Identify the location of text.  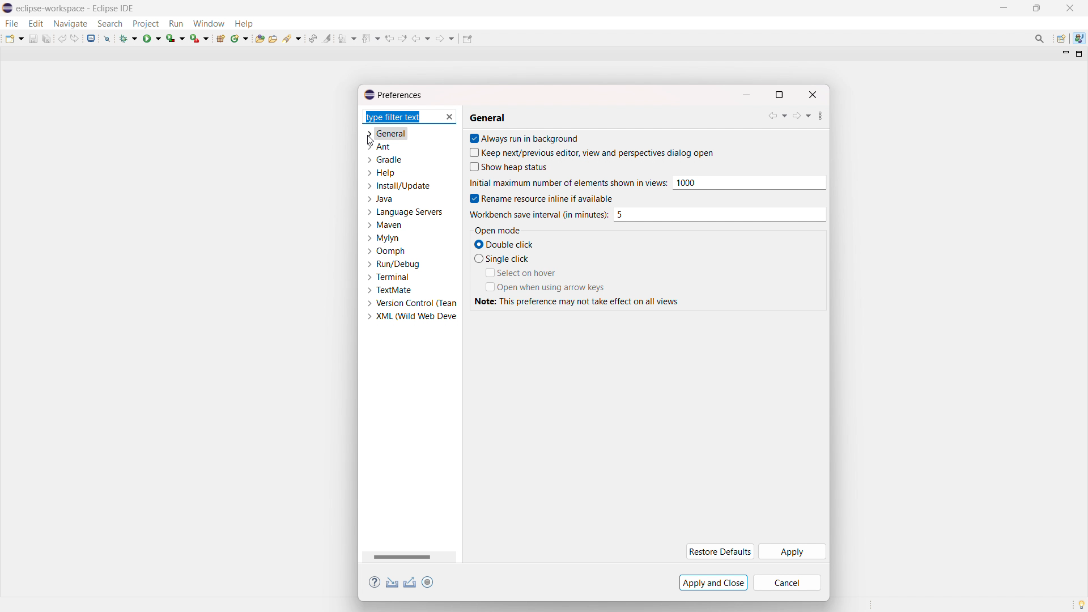
(579, 301).